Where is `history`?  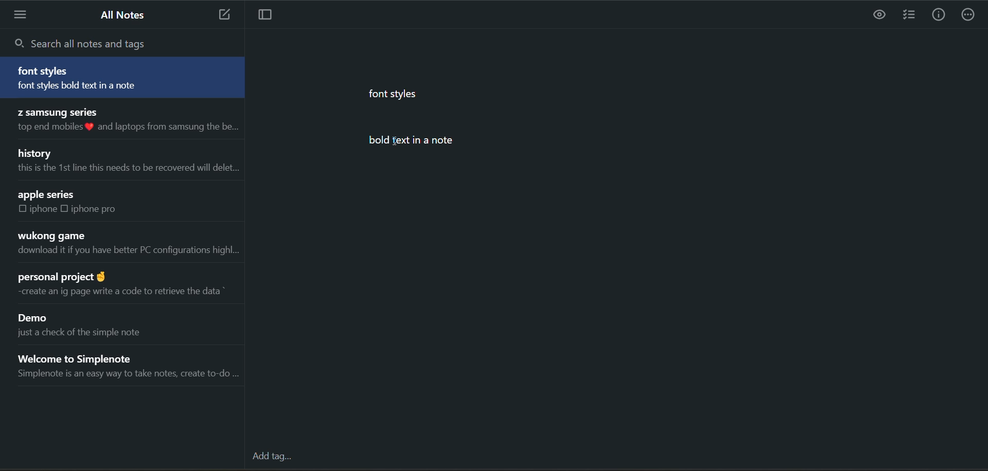 history is located at coordinates (37, 152).